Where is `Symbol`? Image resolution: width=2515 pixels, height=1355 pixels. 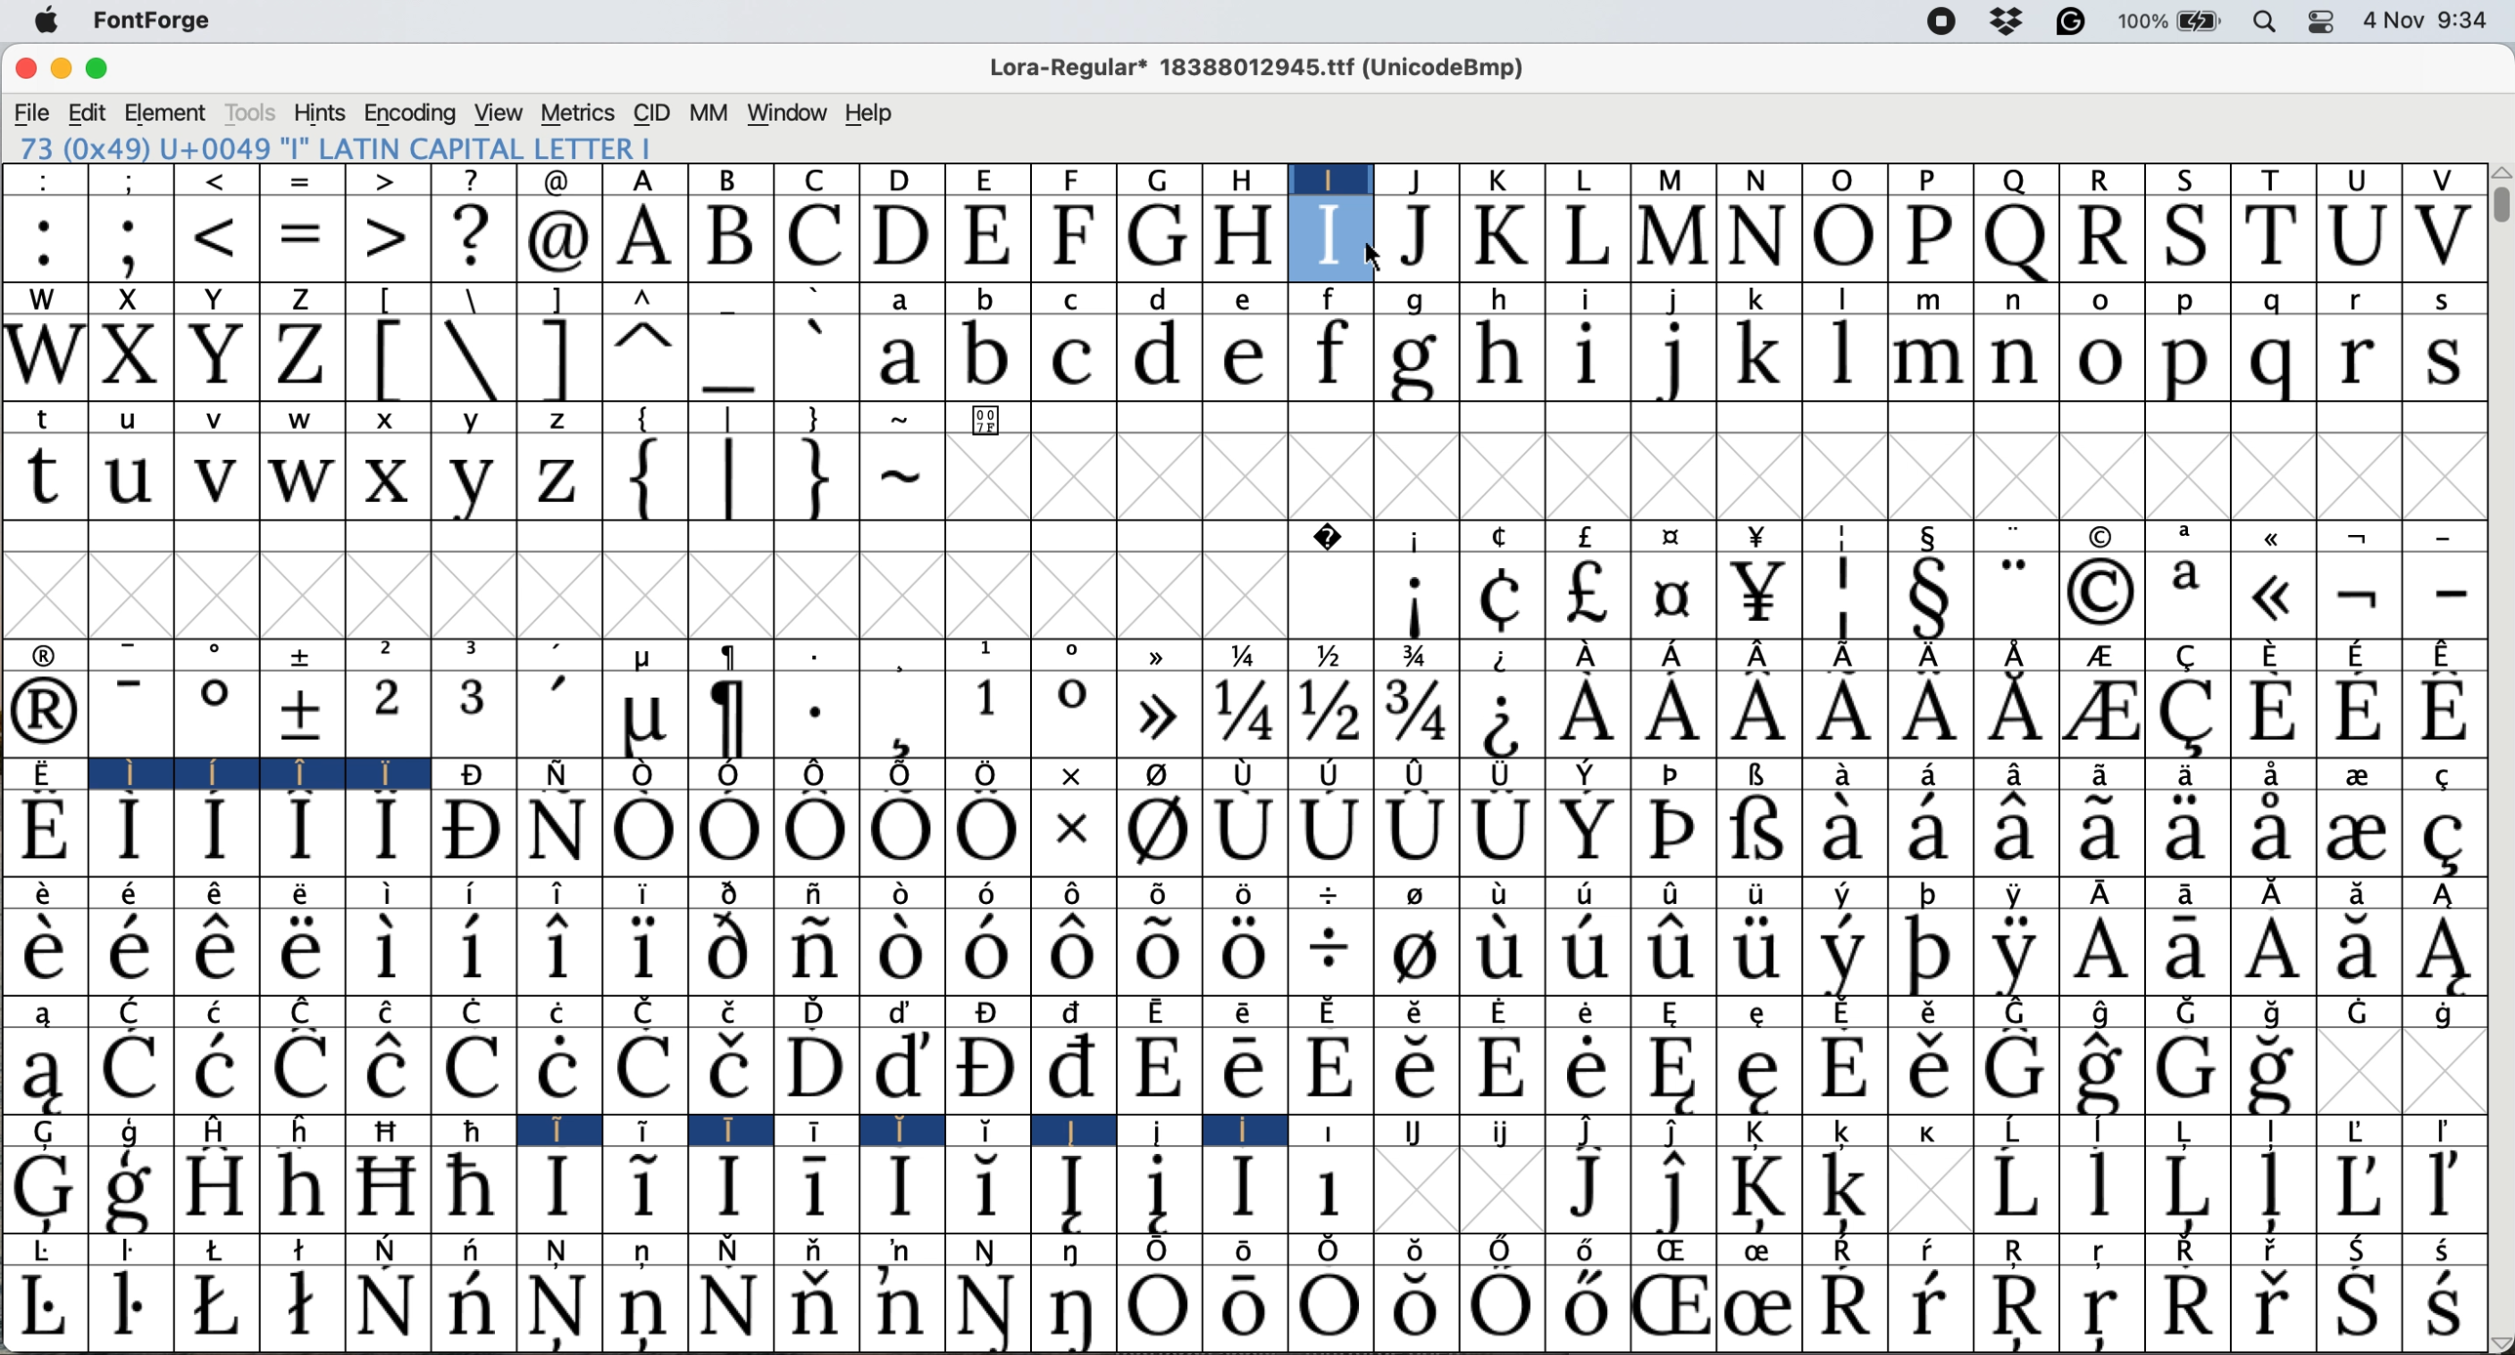 Symbol is located at coordinates (651, 1009).